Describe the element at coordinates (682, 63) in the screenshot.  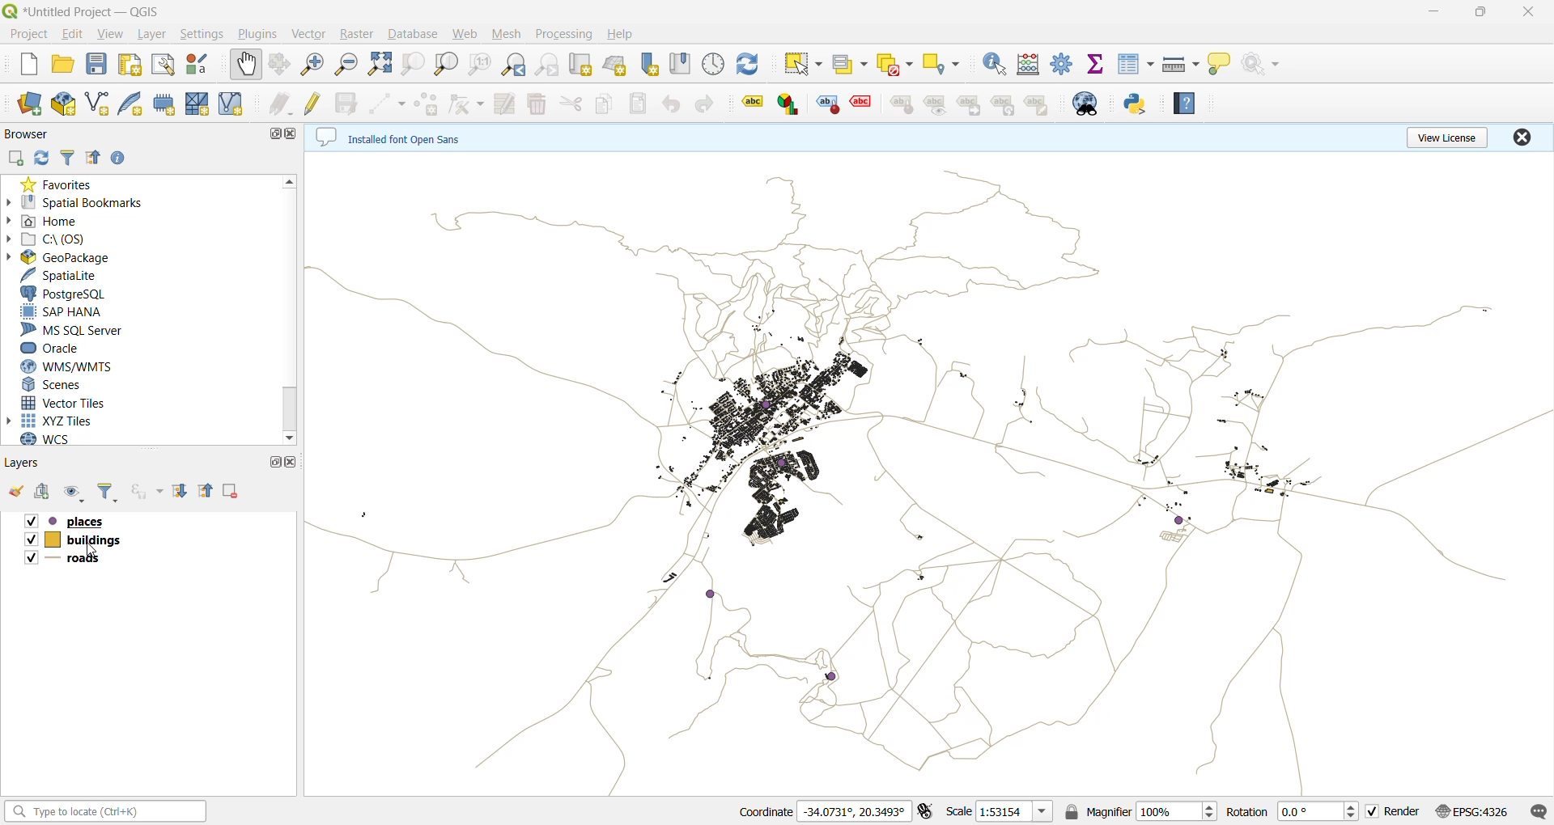
I see `show spatial bookmark` at that location.